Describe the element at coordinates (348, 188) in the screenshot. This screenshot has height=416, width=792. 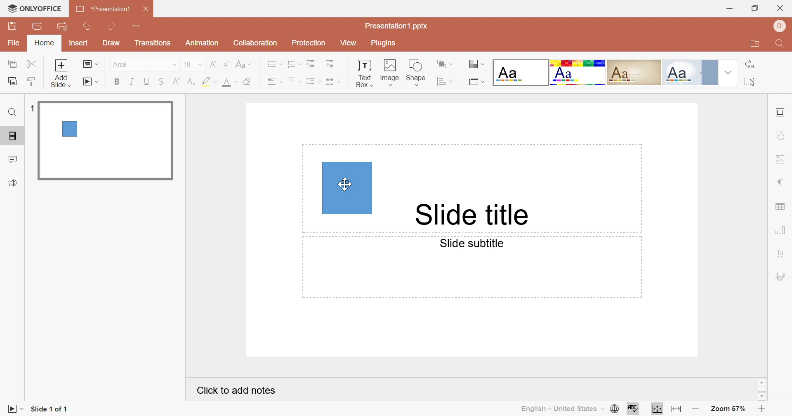
I see `Shape` at that location.